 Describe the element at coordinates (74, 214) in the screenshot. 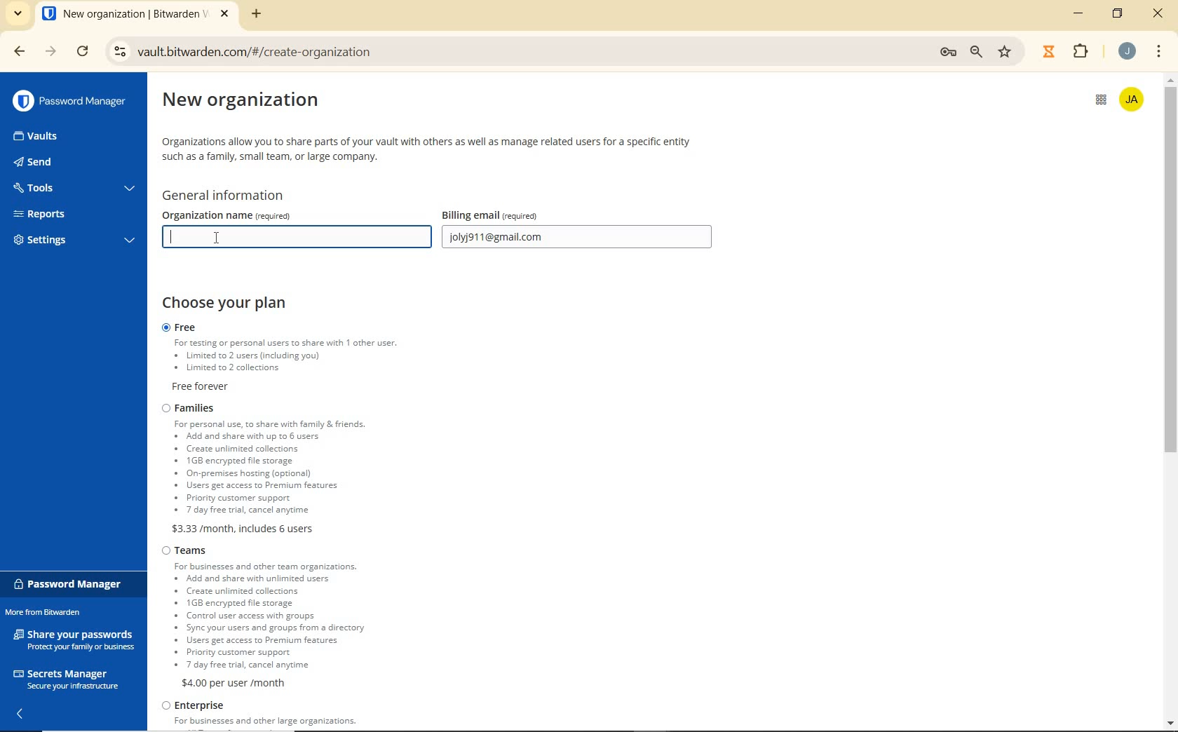

I see `reports` at that location.